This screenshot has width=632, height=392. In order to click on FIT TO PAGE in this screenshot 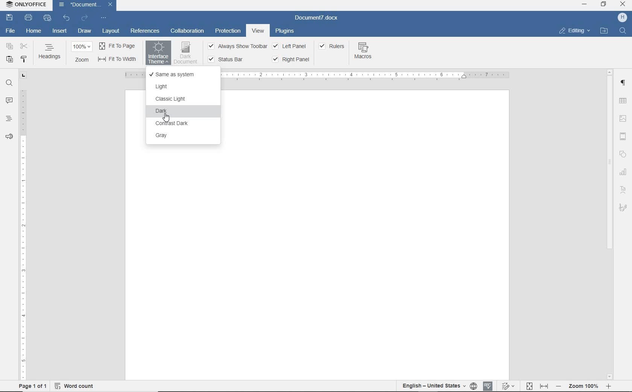, I will do `click(117, 46)`.